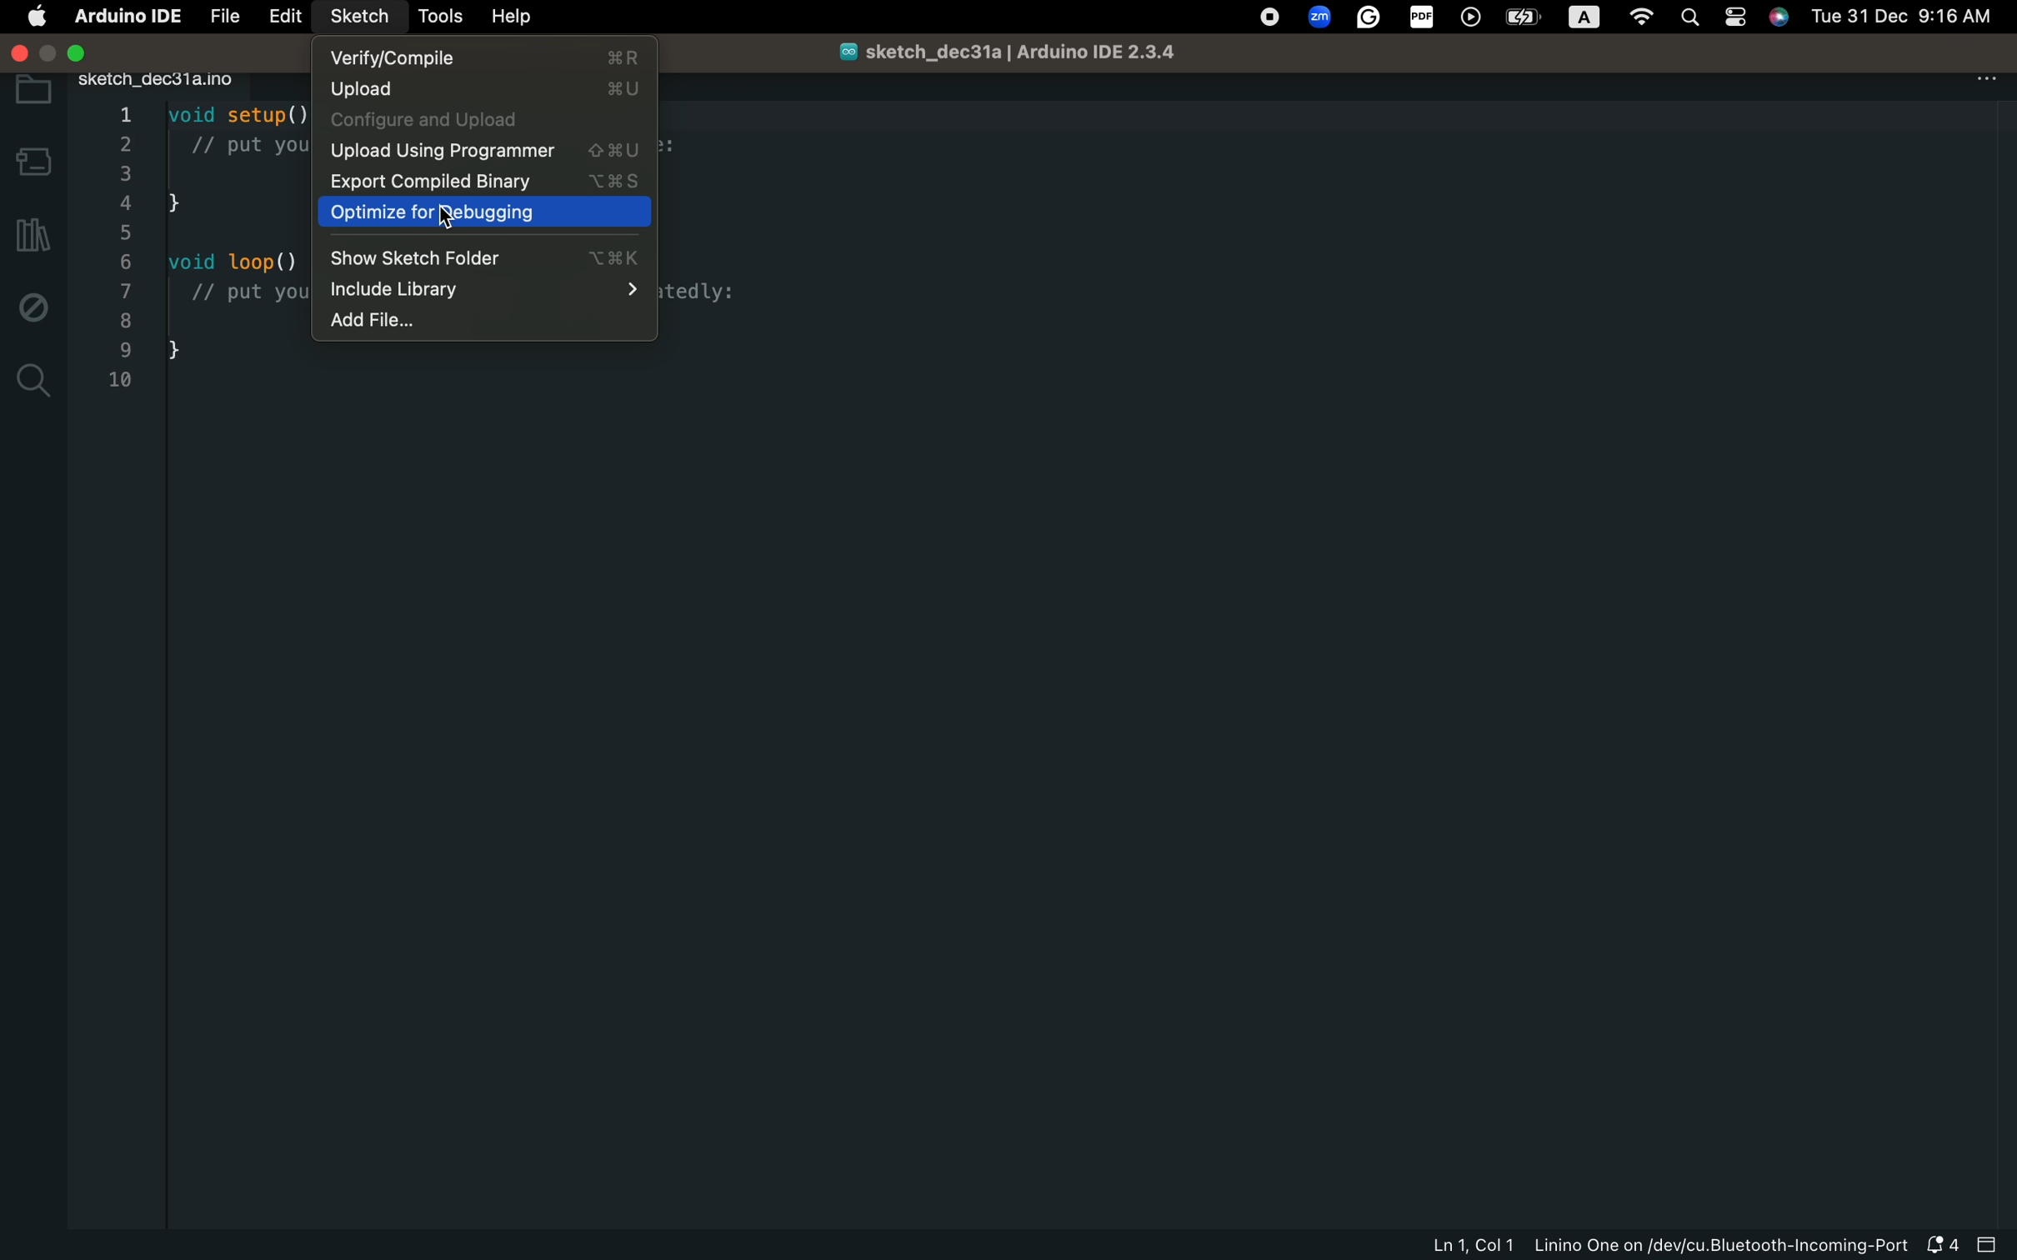  What do you see at coordinates (483, 153) in the screenshot?
I see `upload using` at bounding box center [483, 153].